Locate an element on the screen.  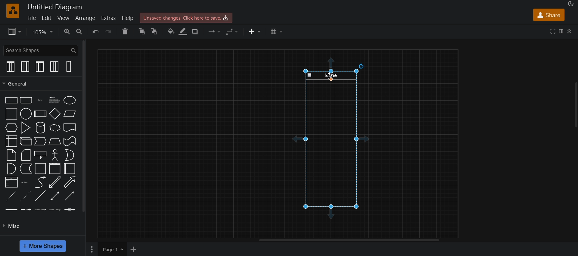
document is located at coordinates (70, 127).